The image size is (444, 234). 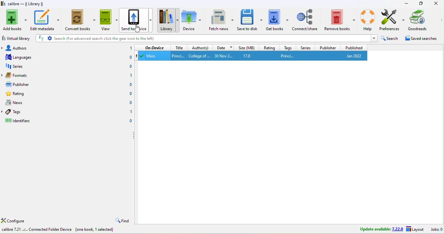 I want to click on formats, so click(x=53, y=76).